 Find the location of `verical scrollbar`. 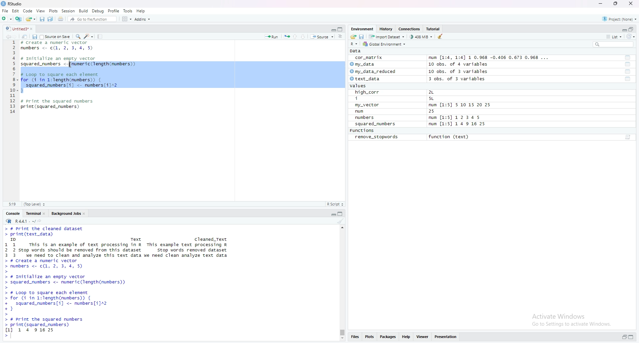

verical scrollbar is located at coordinates (341, 332).